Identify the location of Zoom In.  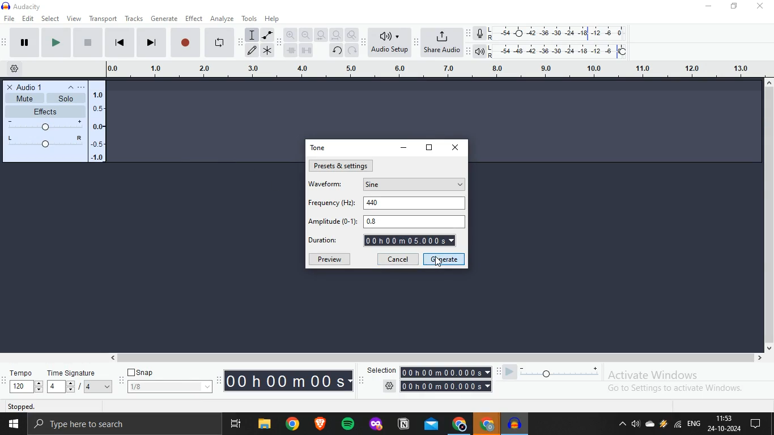
(290, 35).